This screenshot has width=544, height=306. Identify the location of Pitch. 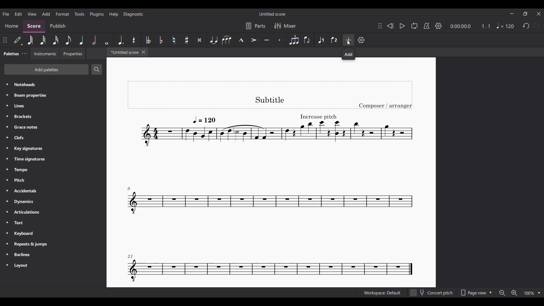
(53, 180).